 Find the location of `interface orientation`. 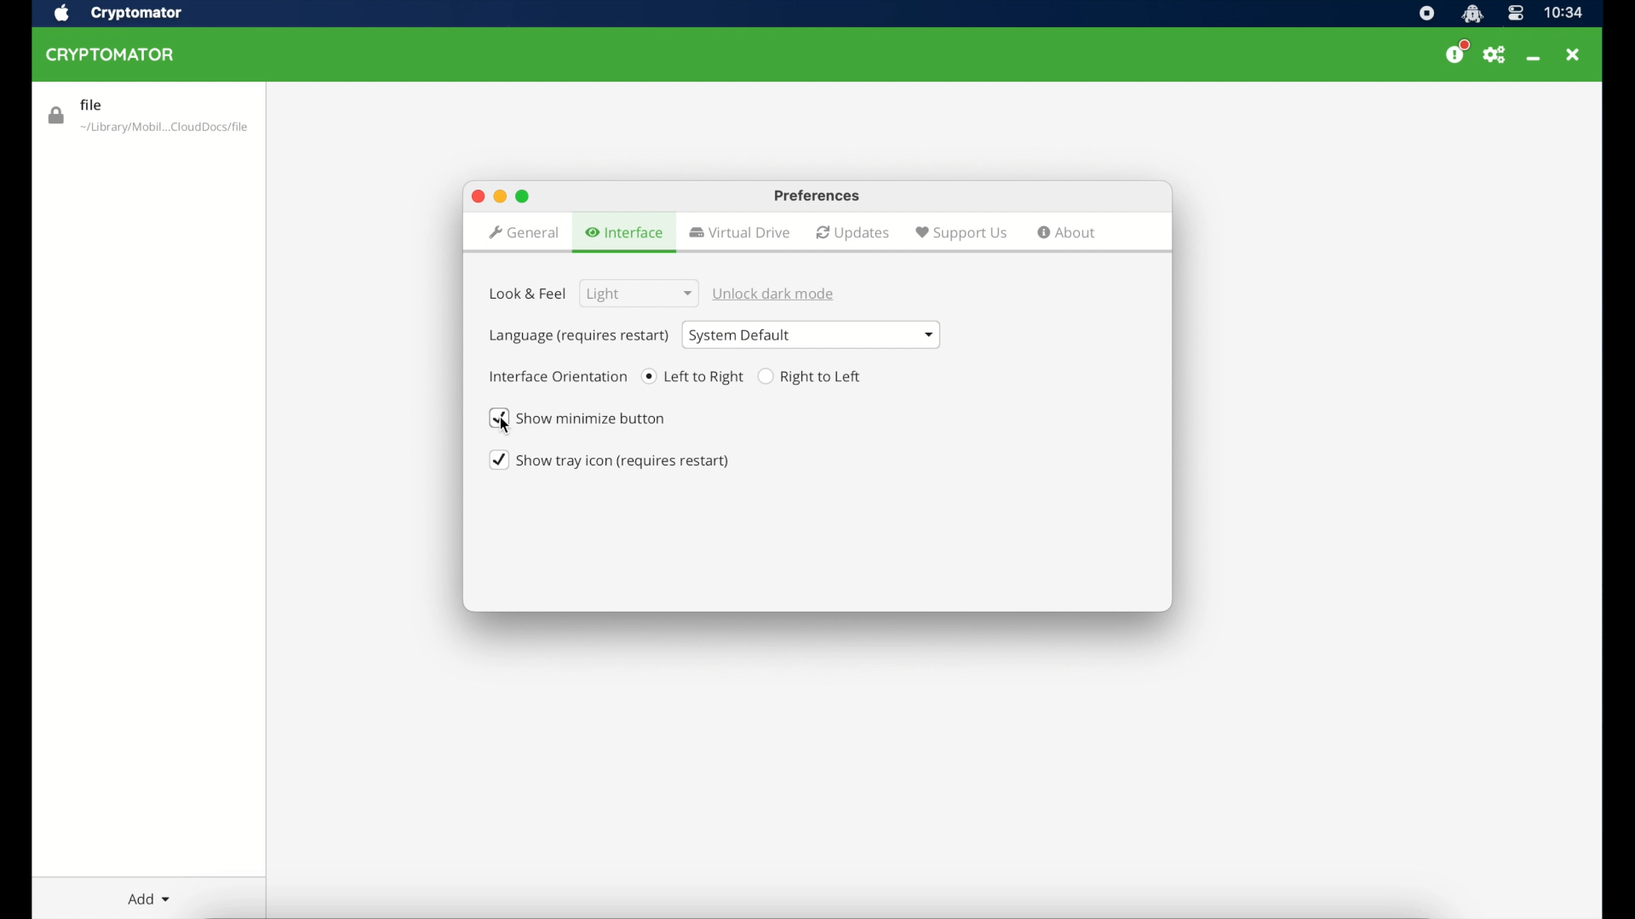

interface orientation is located at coordinates (559, 376).